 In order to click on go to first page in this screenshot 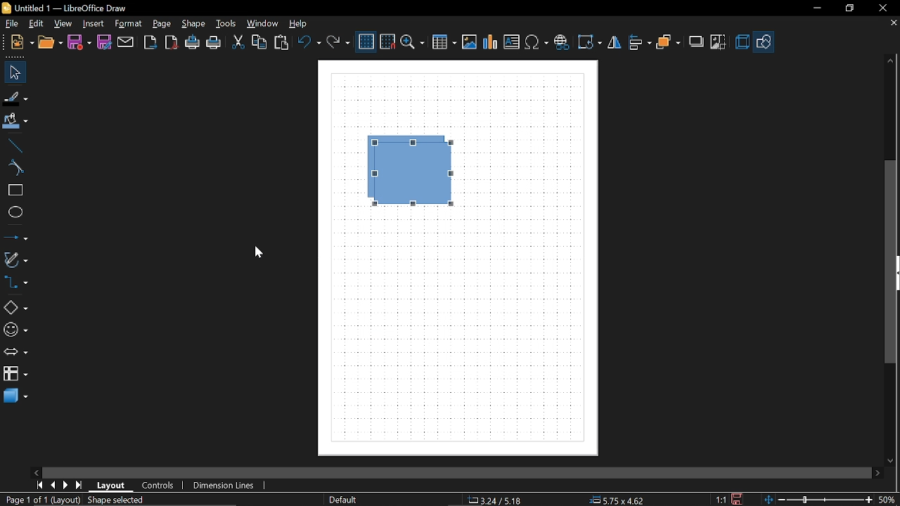, I will do `click(39, 485)`.